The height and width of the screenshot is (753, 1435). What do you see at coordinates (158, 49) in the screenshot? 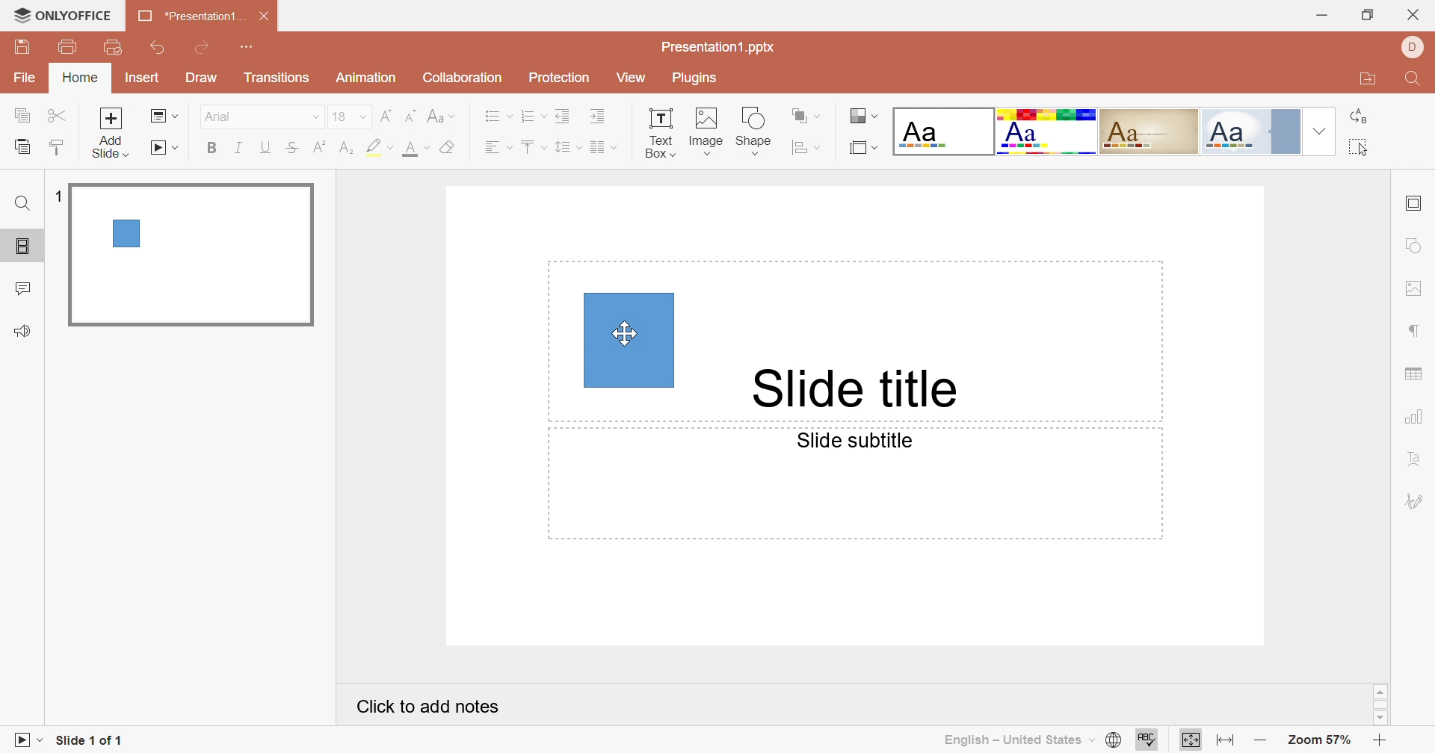
I see `Undo` at bounding box center [158, 49].